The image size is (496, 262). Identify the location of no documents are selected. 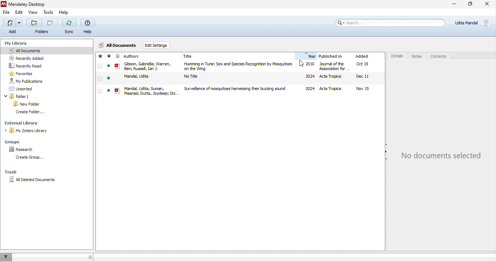
(444, 155).